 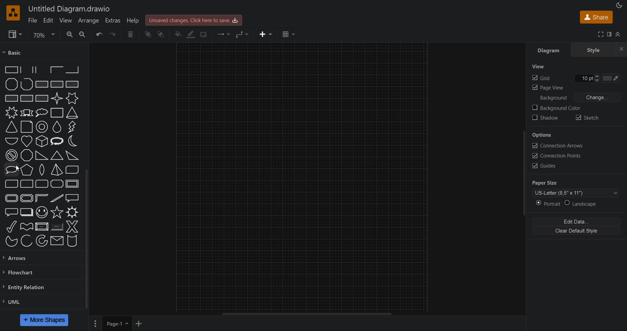 I want to click on Tick, so click(x=9, y=227).